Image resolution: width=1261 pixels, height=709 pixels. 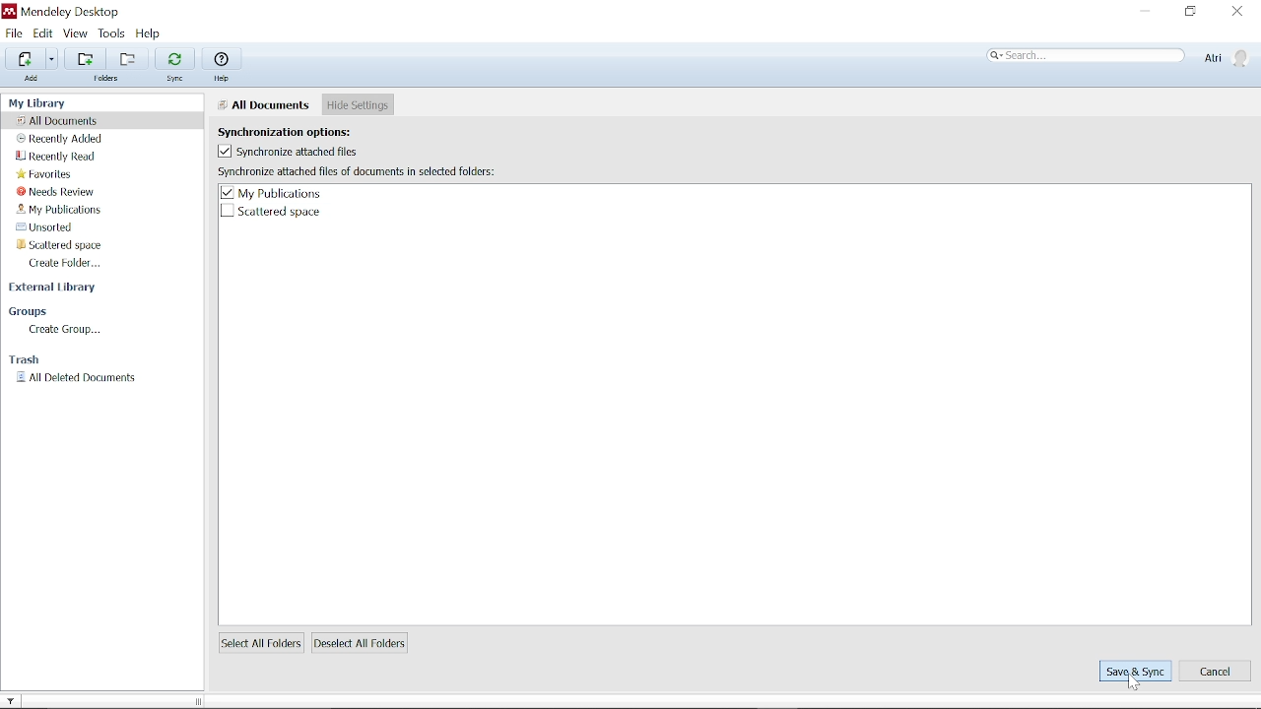 What do you see at coordinates (75, 377) in the screenshot?
I see `All deleted documents` at bounding box center [75, 377].